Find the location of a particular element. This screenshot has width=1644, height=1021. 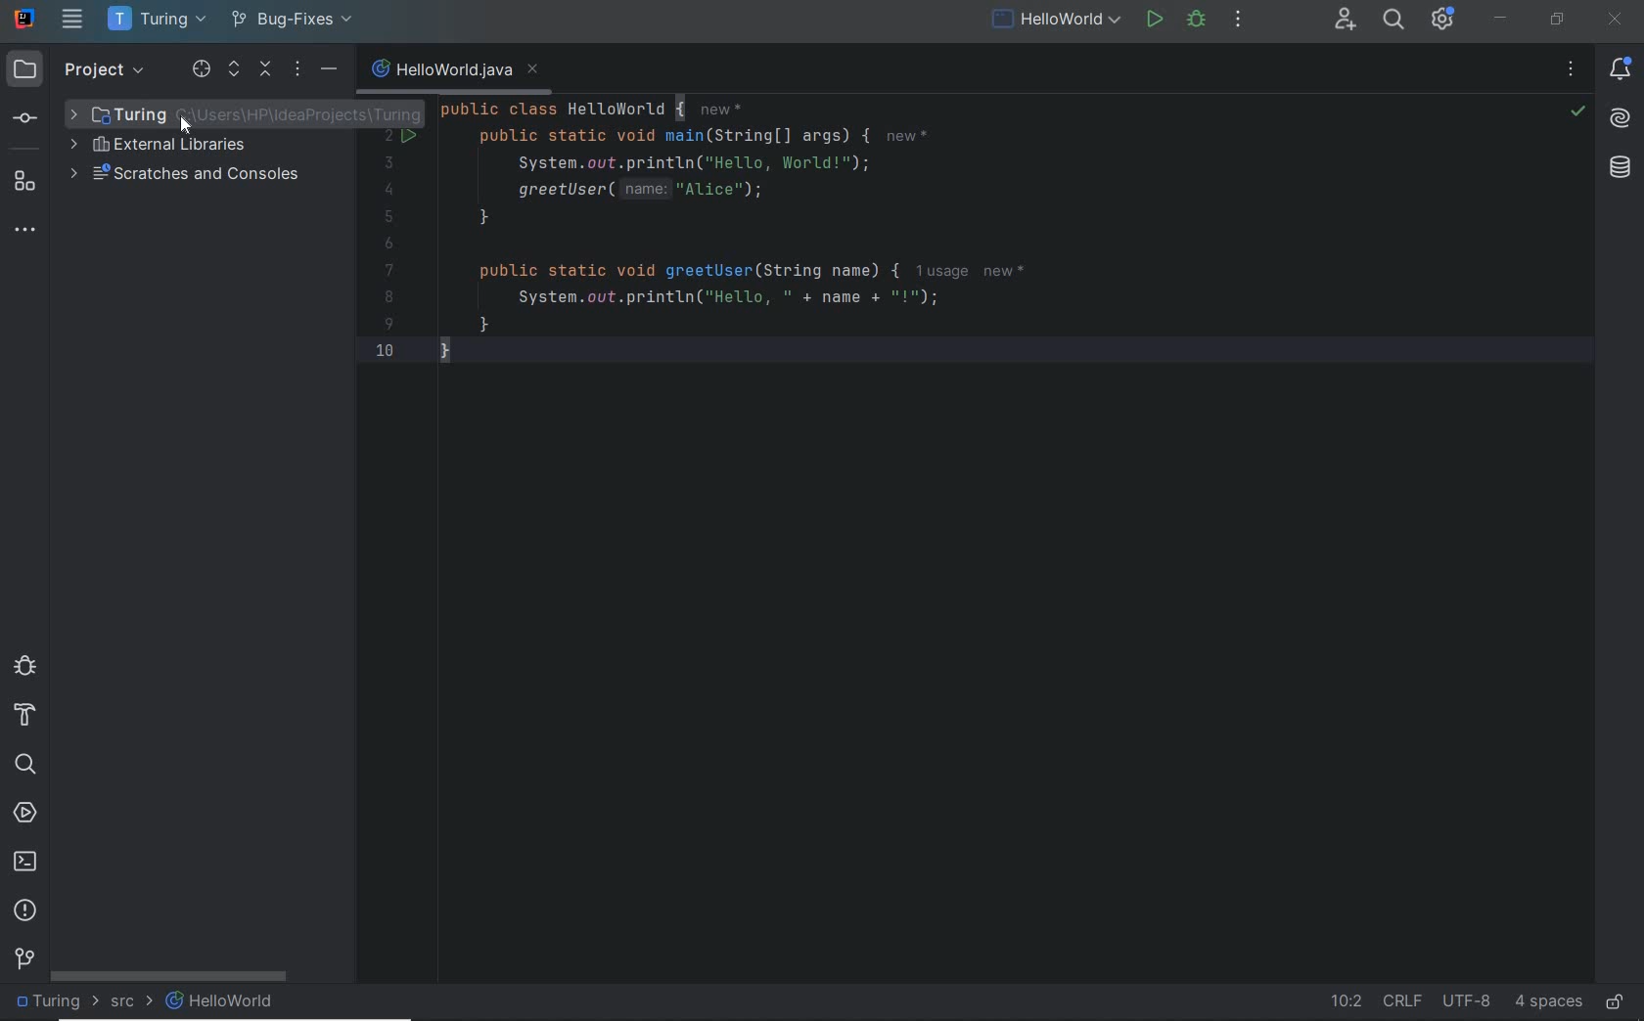

minimize is located at coordinates (1502, 19).